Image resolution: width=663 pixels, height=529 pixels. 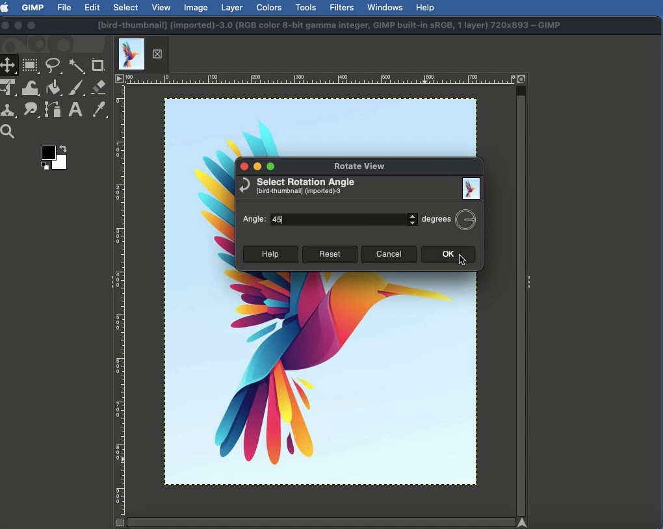 I want to click on View, so click(x=162, y=6).